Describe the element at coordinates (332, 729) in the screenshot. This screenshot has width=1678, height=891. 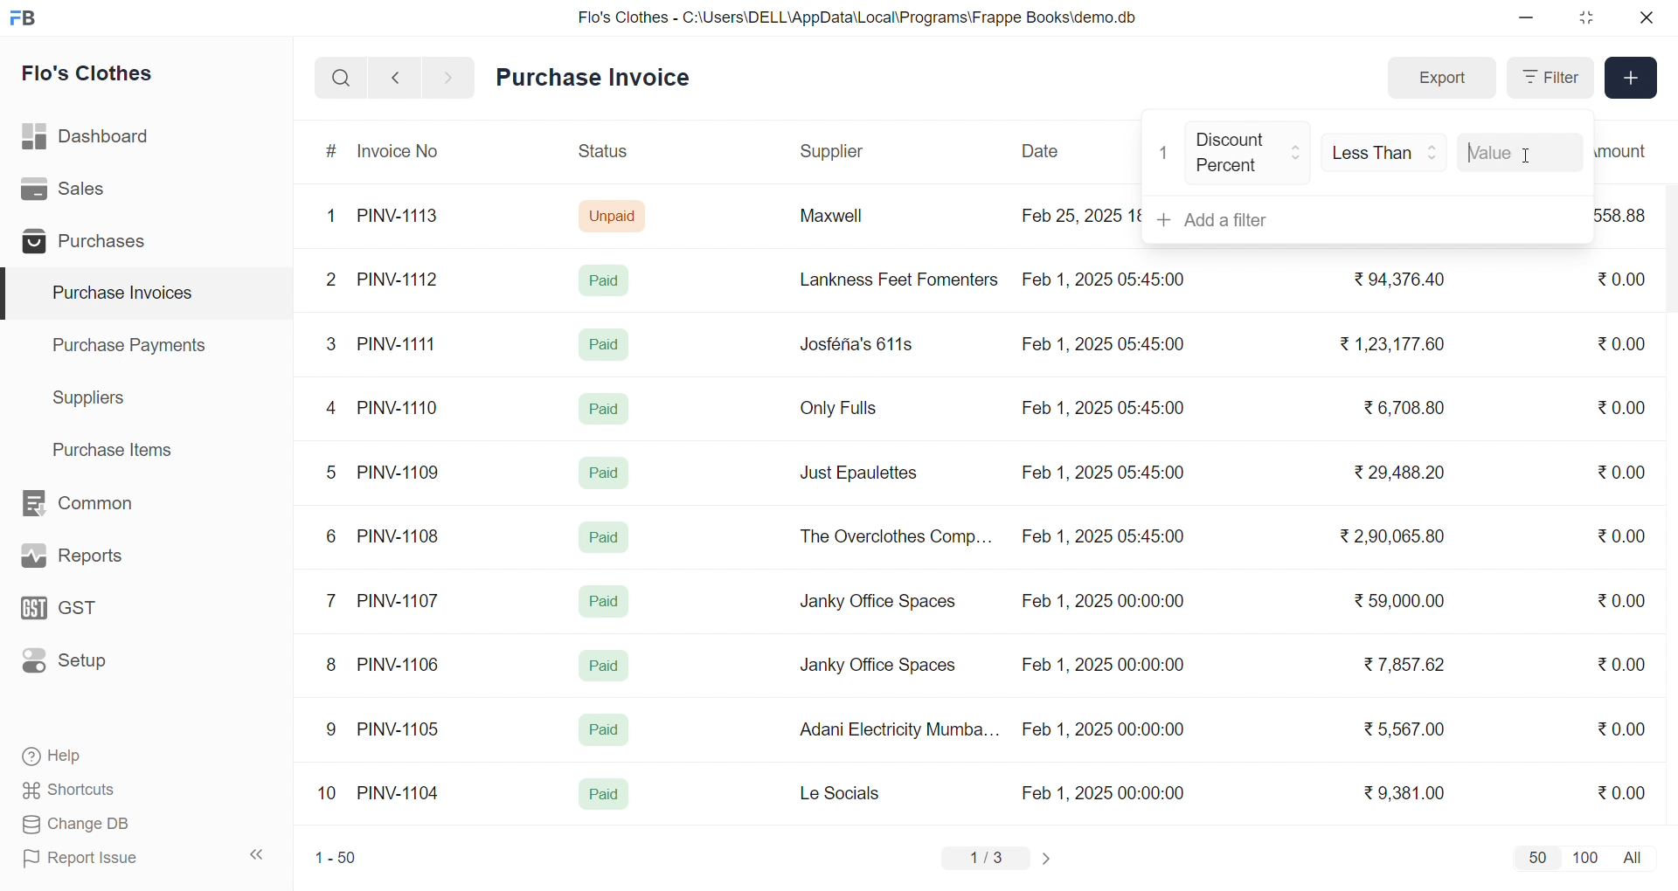
I see `9` at that location.